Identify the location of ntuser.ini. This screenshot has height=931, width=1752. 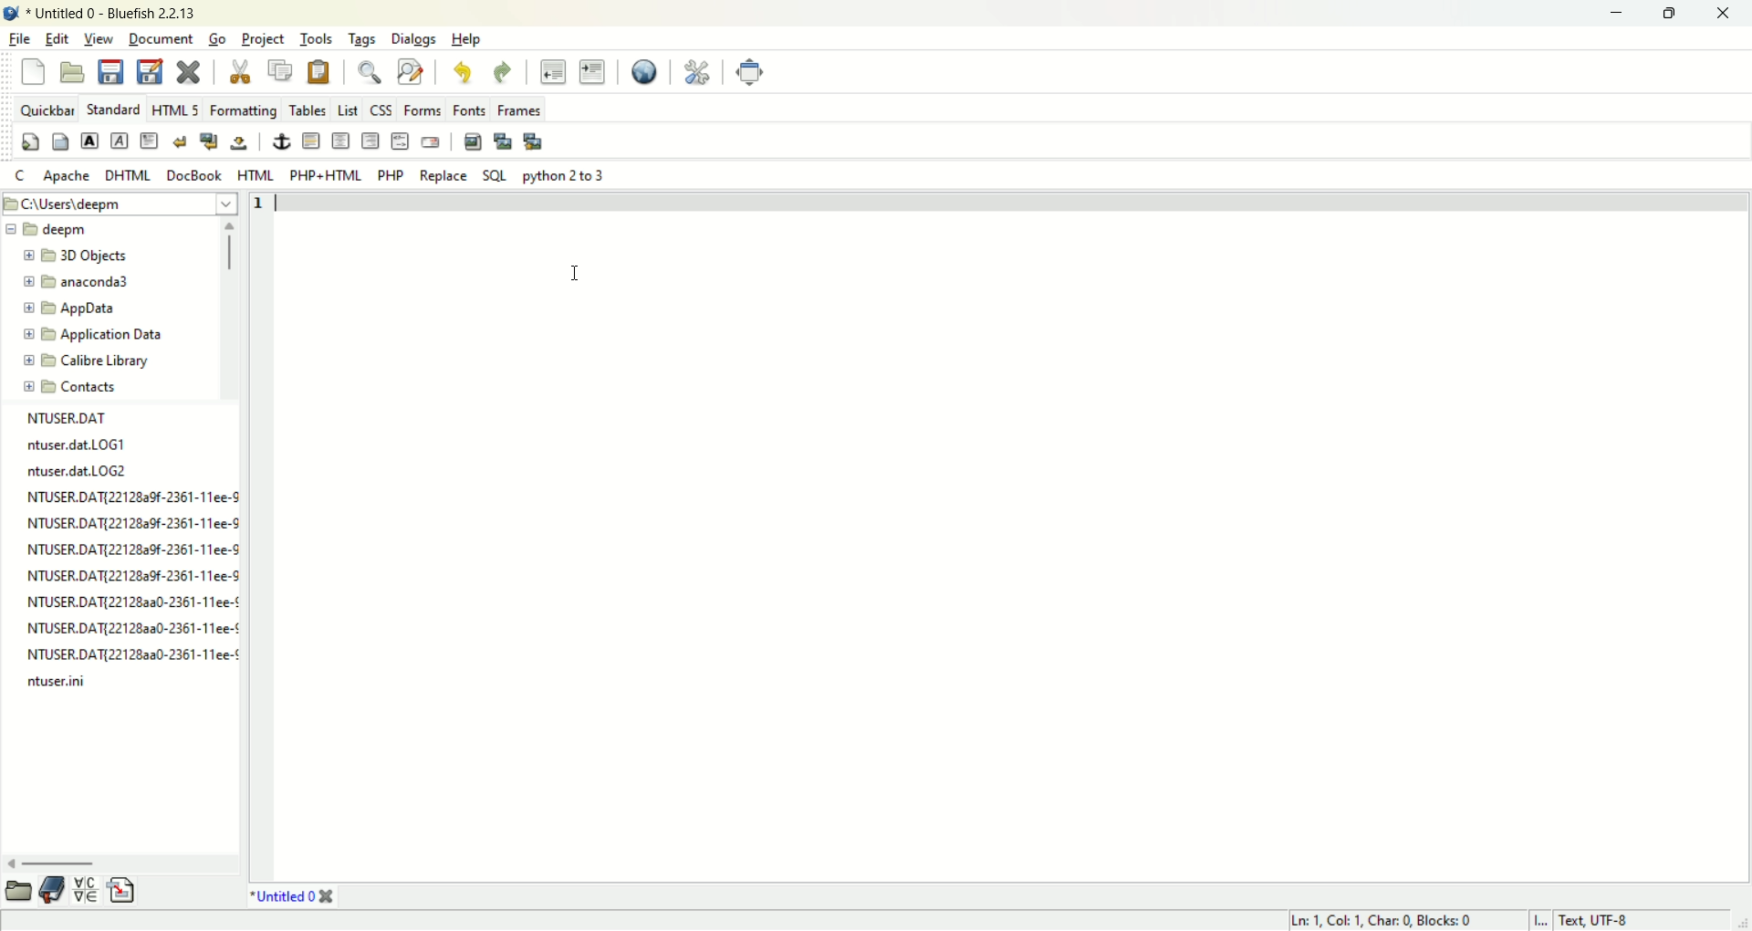
(59, 682).